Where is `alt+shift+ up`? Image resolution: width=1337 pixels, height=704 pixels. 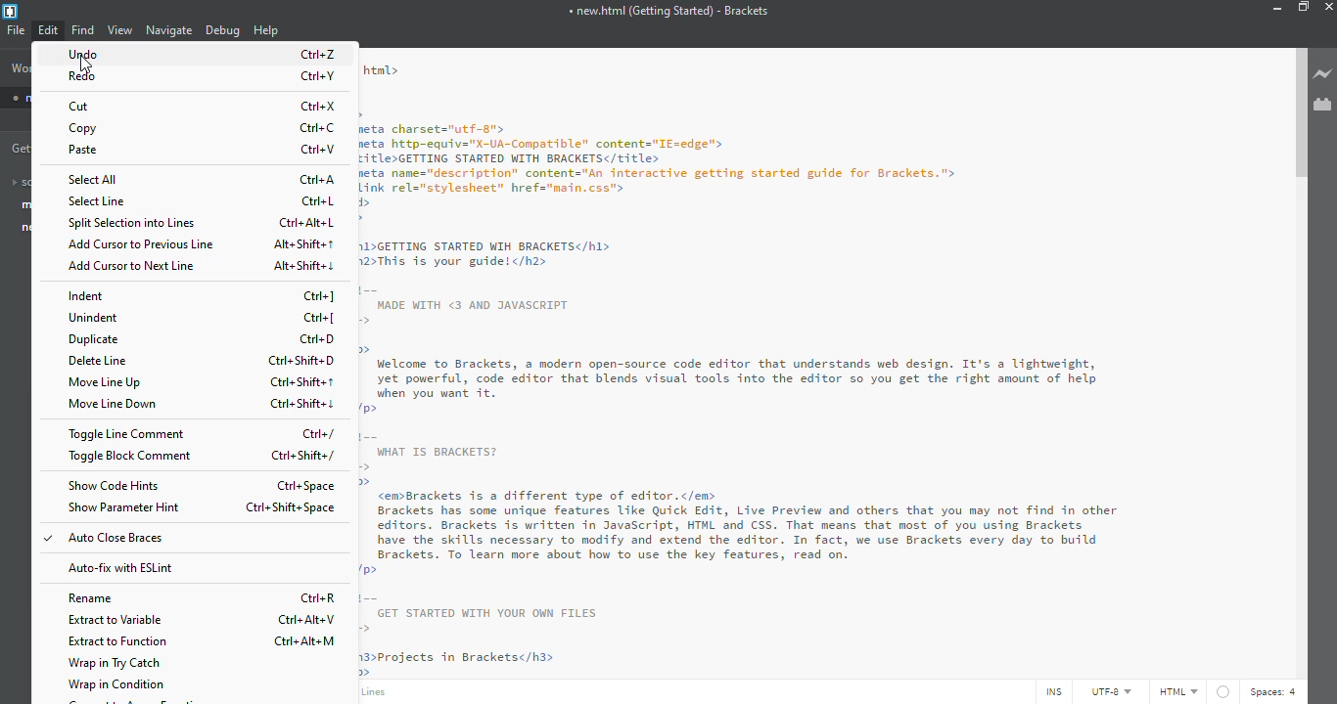
alt+shift+ up is located at coordinates (300, 245).